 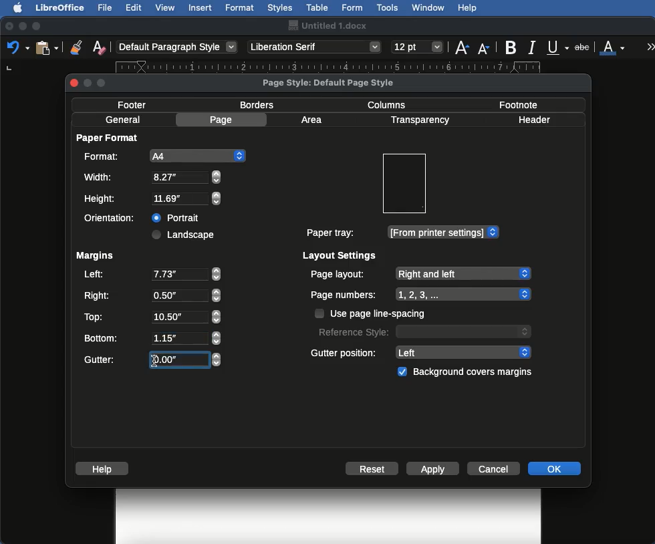 I want to click on Insert, so click(x=201, y=7).